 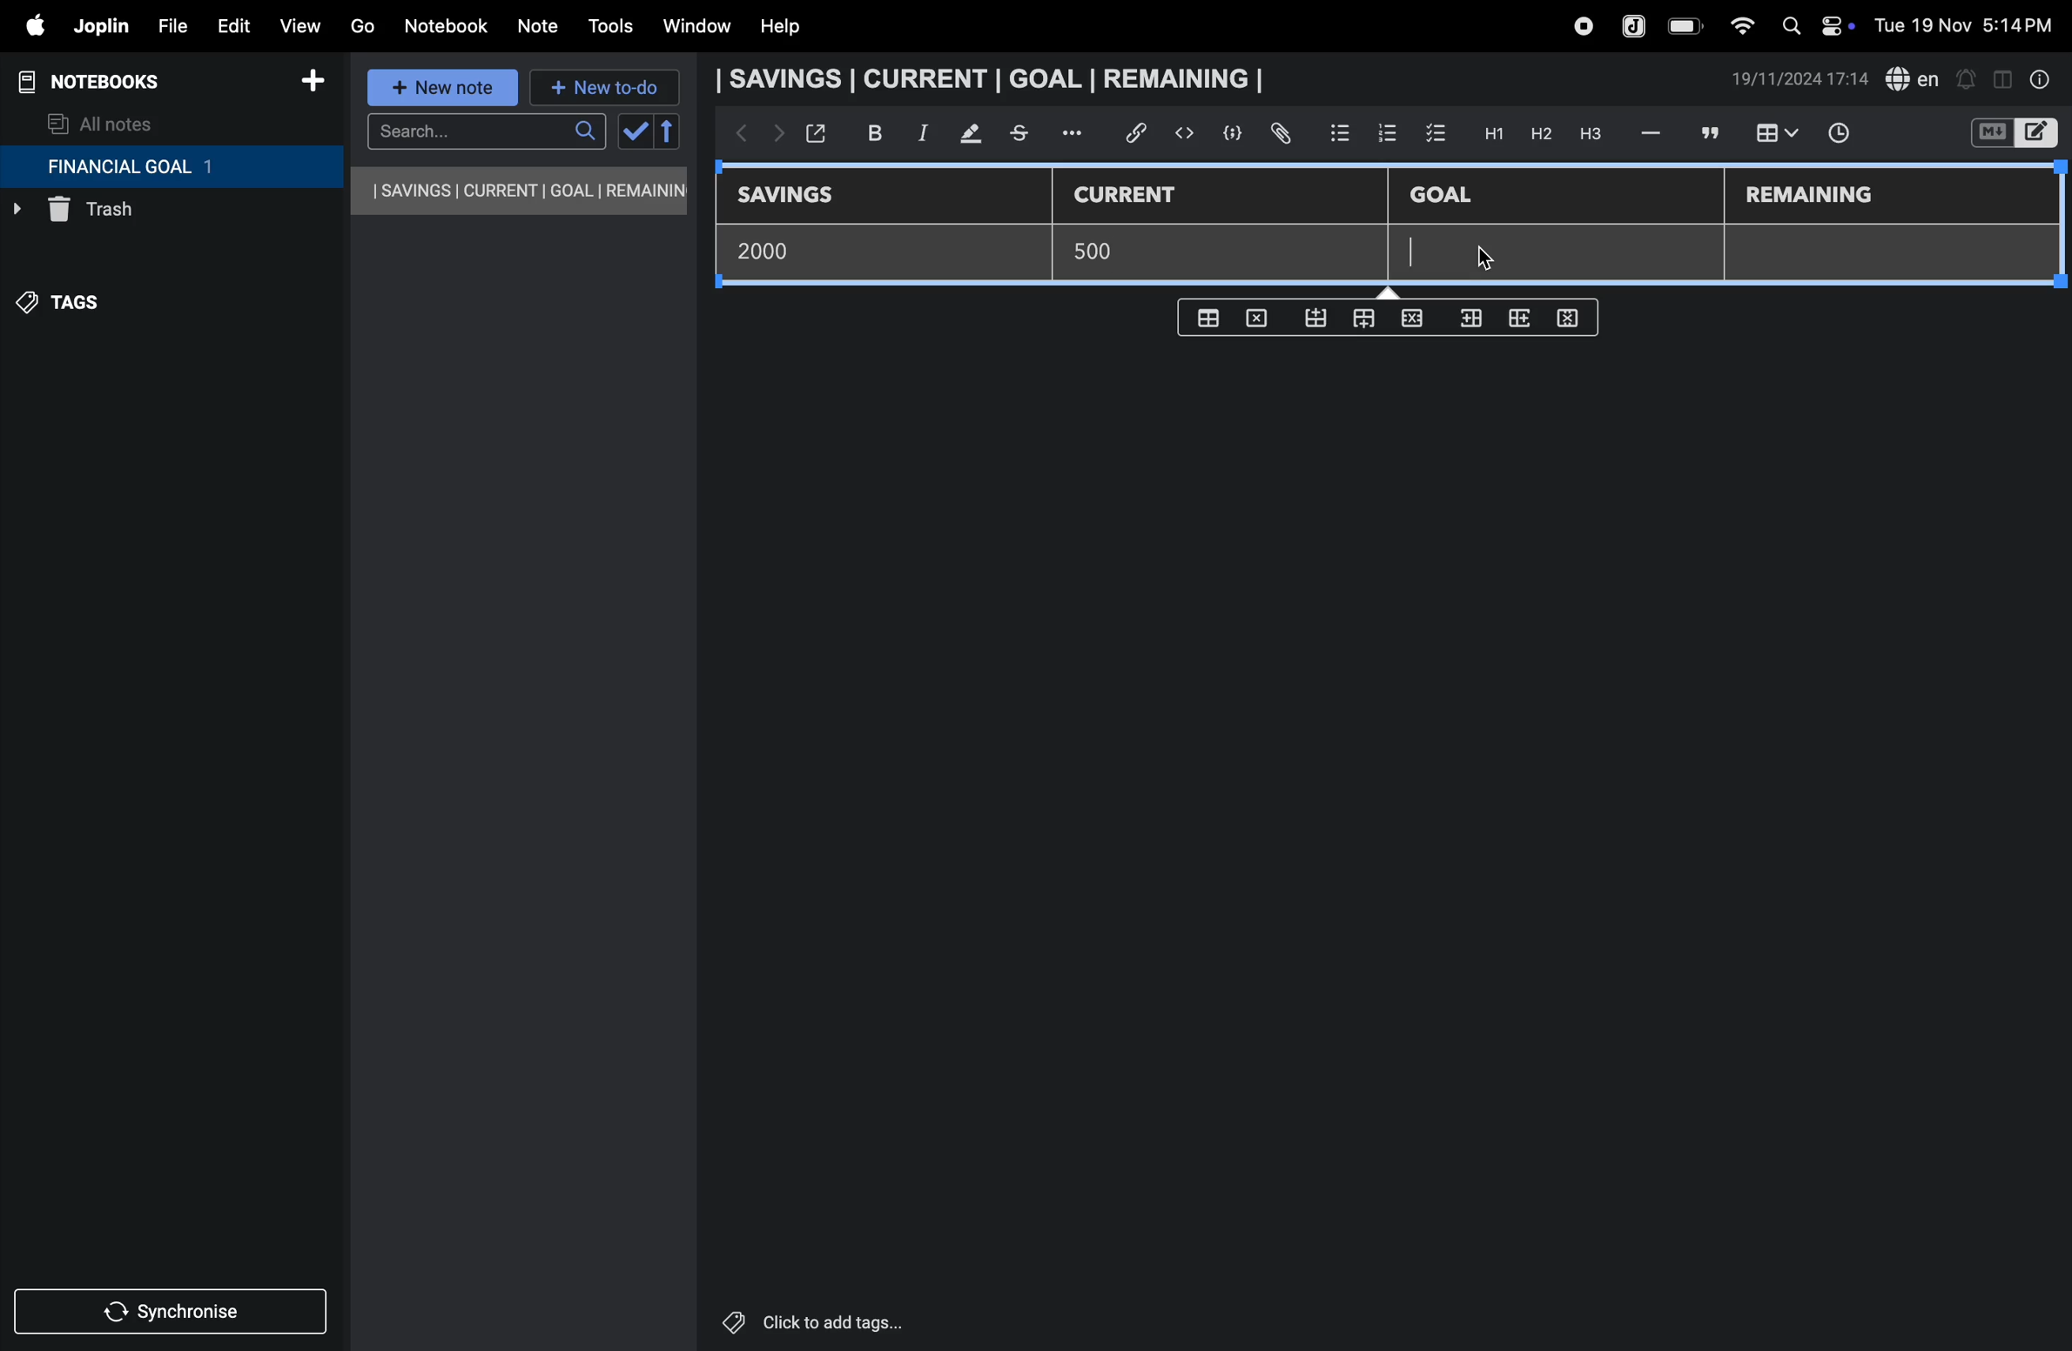 What do you see at coordinates (1386, 132) in the screenshot?
I see `numbered list` at bounding box center [1386, 132].